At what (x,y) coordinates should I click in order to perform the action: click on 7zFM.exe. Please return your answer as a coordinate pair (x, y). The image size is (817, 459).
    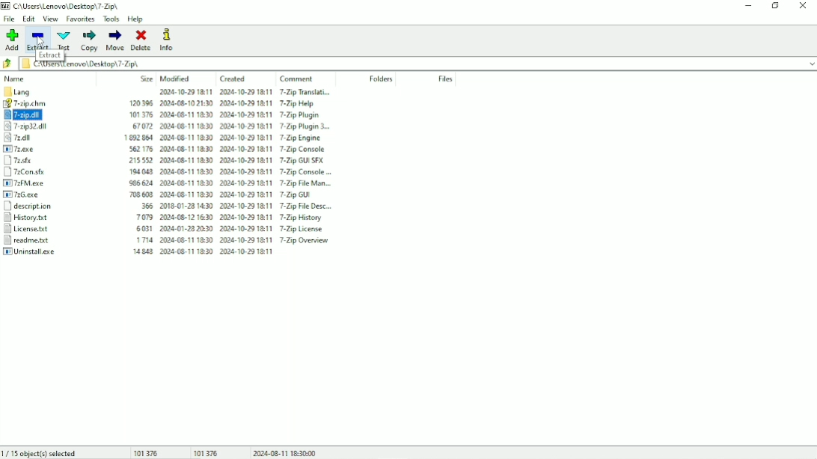
    Looking at the image, I should click on (47, 184).